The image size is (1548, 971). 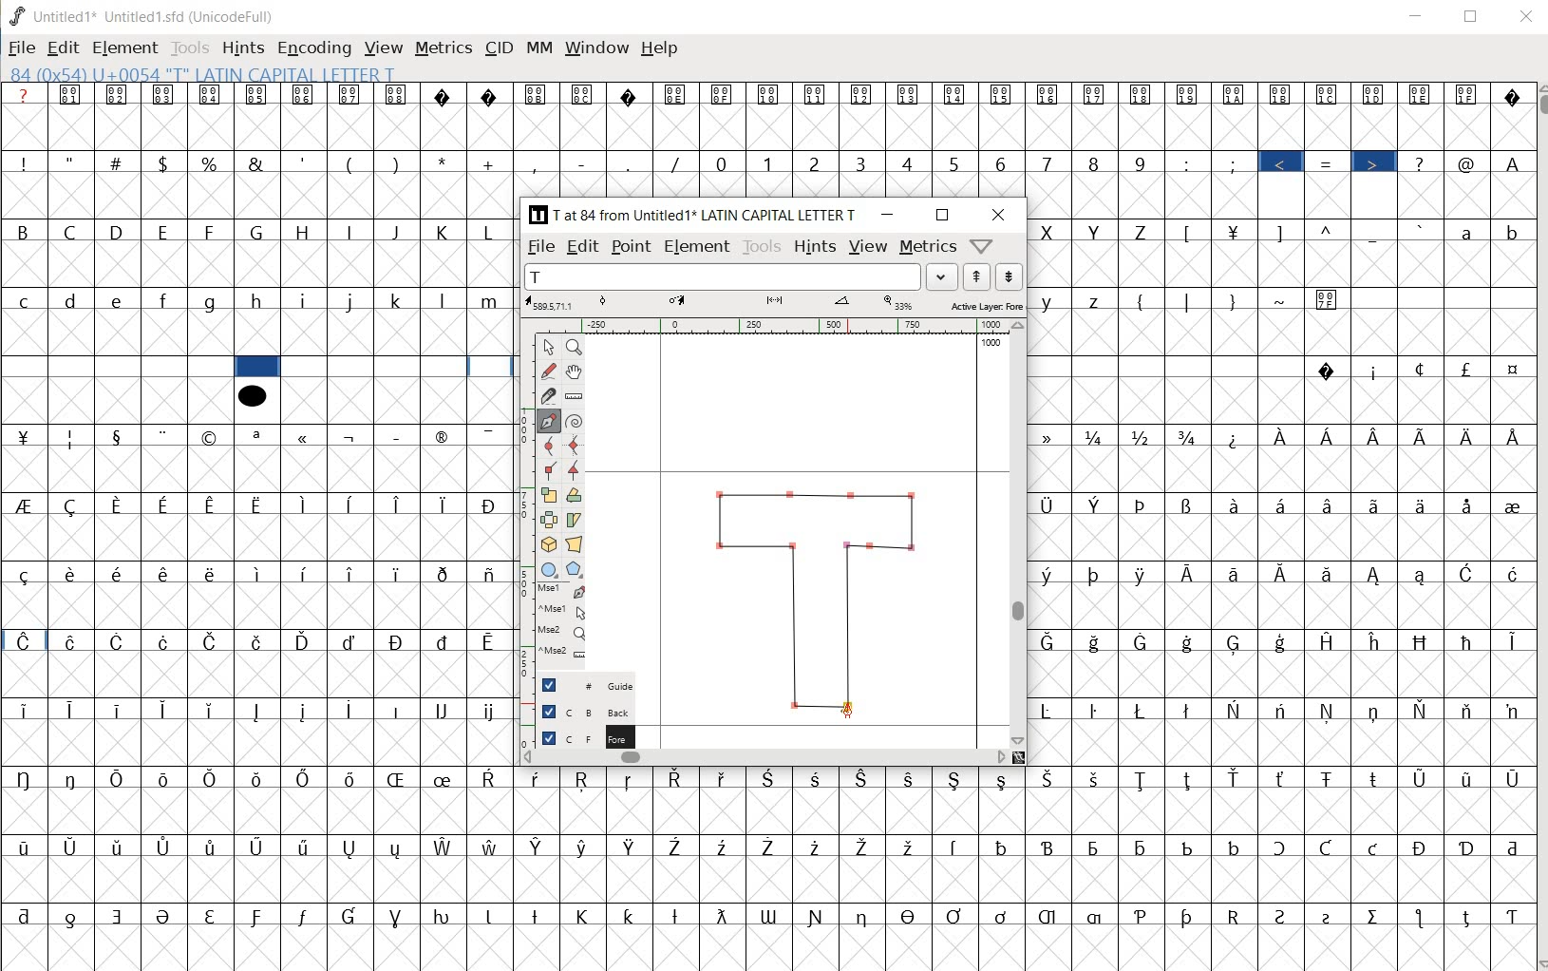 What do you see at coordinates (1049, 849) in the screenshot?
I see `Symbol` at bounding box center [1049, 849].